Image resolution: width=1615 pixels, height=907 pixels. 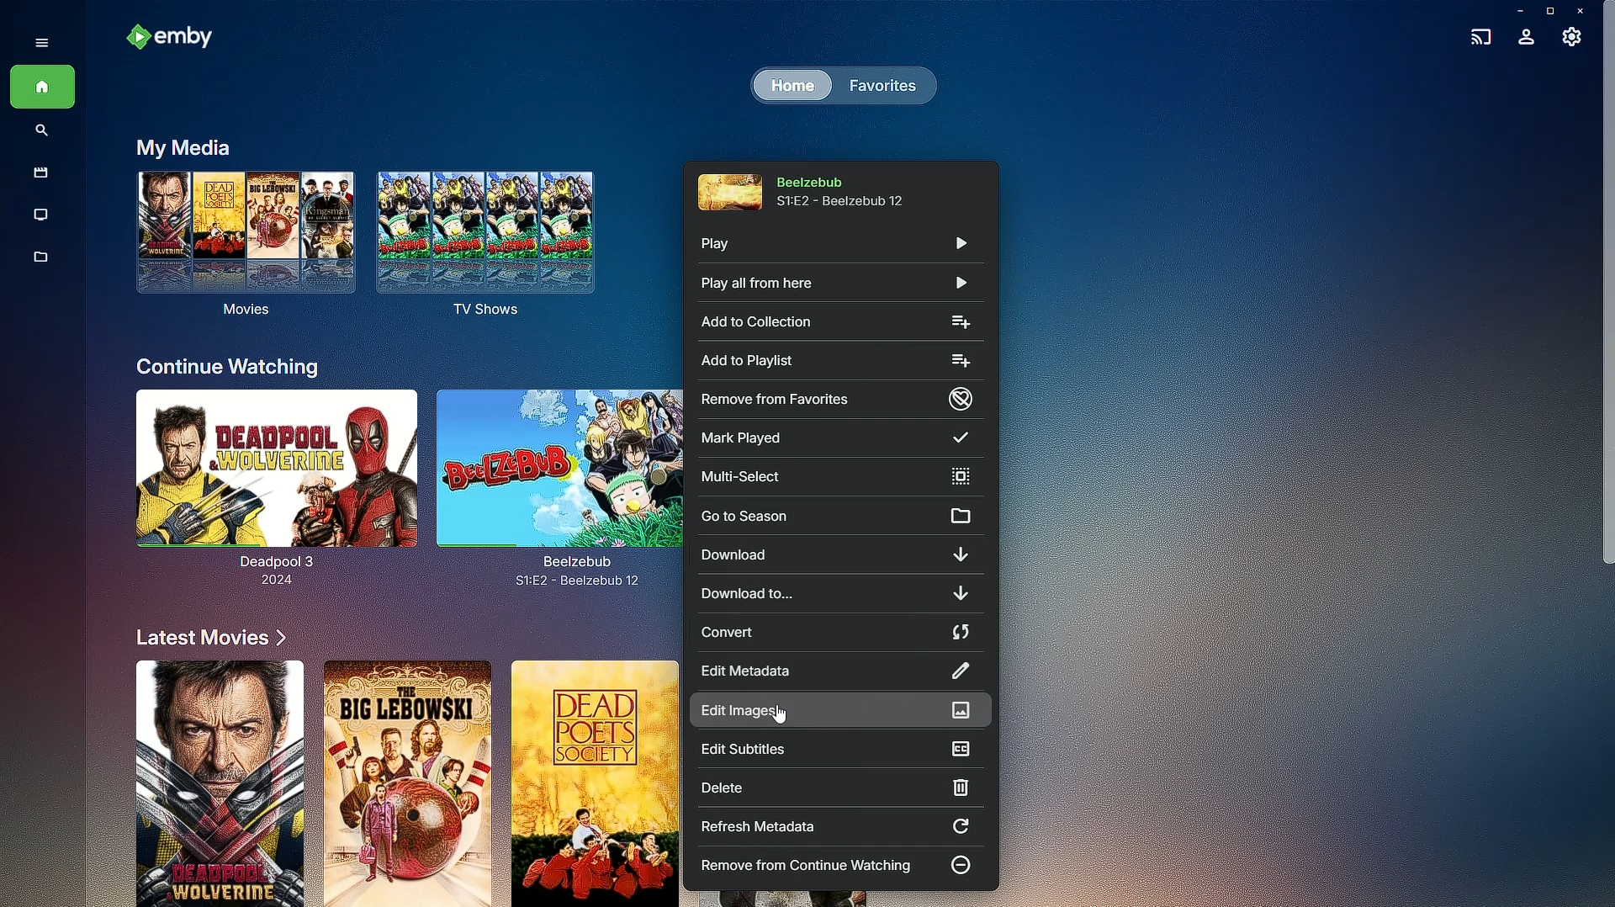 What do you see at coordinates (204, 637) in the screenshot?
I see `Latest Movies` at bounding box center [204, 637].